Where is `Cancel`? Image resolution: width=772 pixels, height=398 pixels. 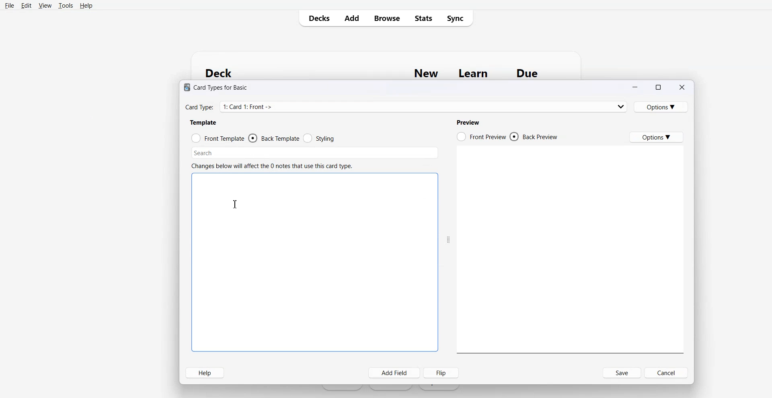
Cancel is located at coordinates (666, 373).